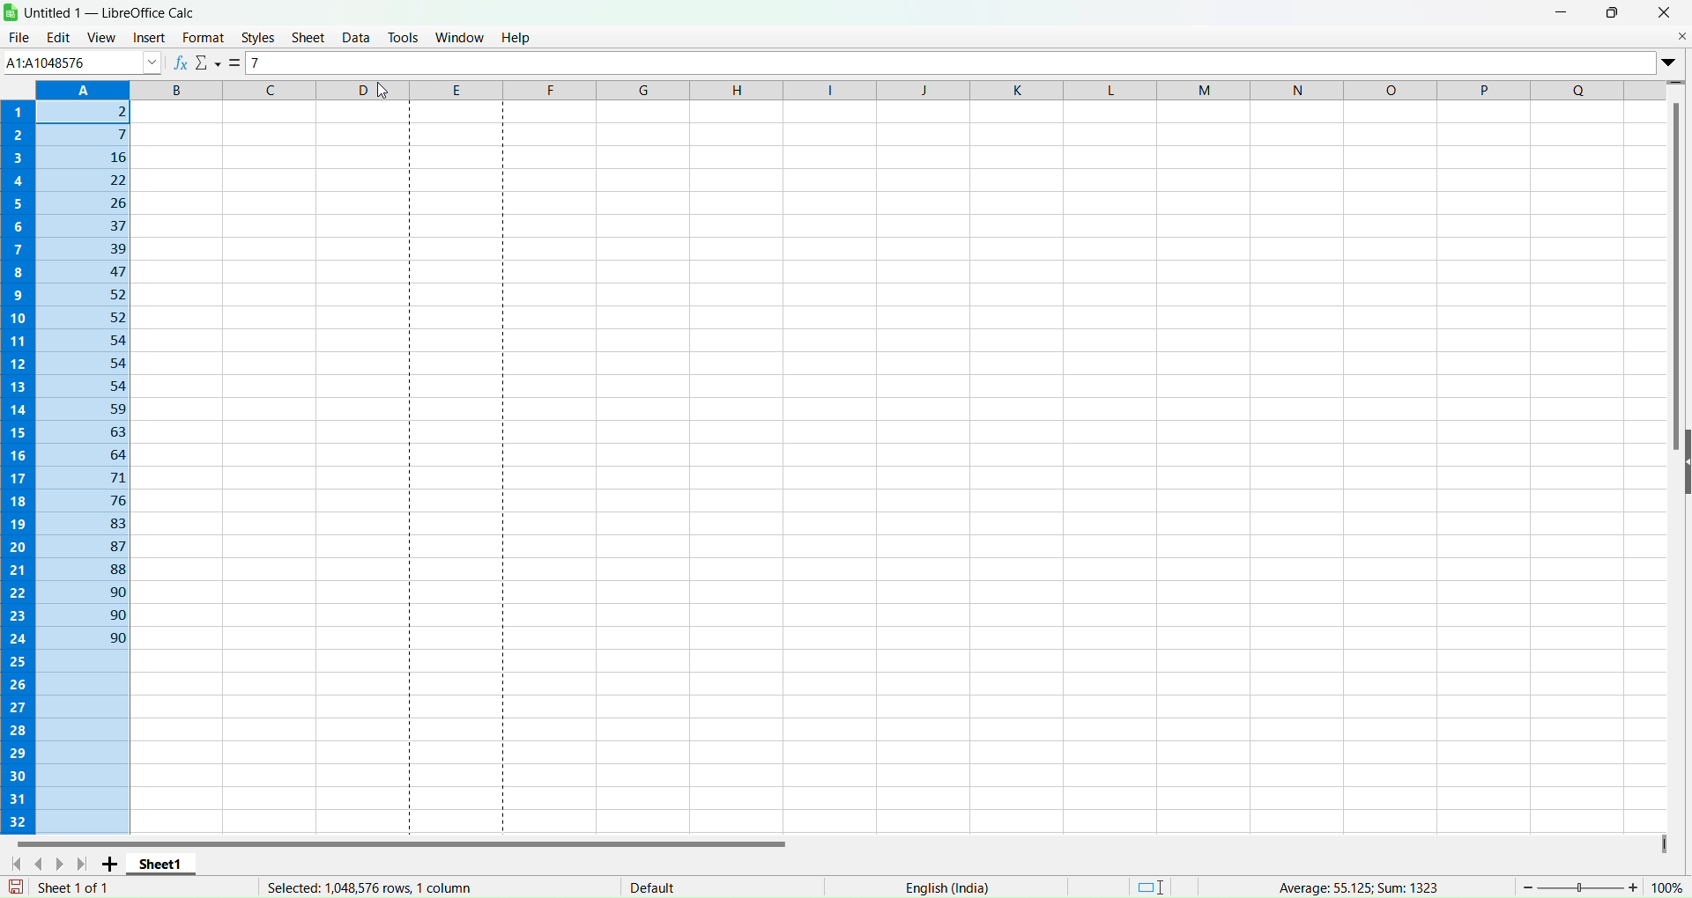  Describe the element at coordinates (258, 38) in the screenshot. I see `Styles` at that location.